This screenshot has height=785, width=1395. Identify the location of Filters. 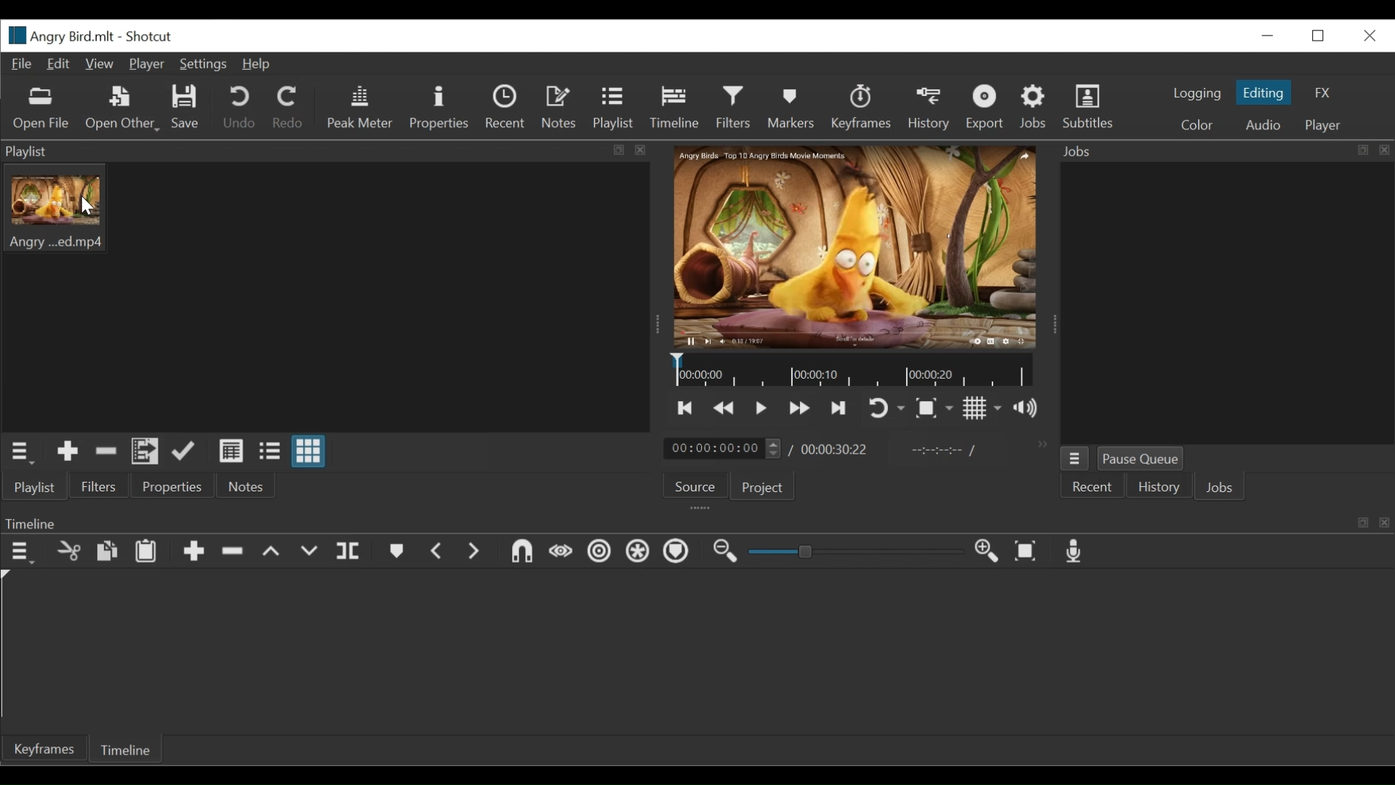
(97, 486).